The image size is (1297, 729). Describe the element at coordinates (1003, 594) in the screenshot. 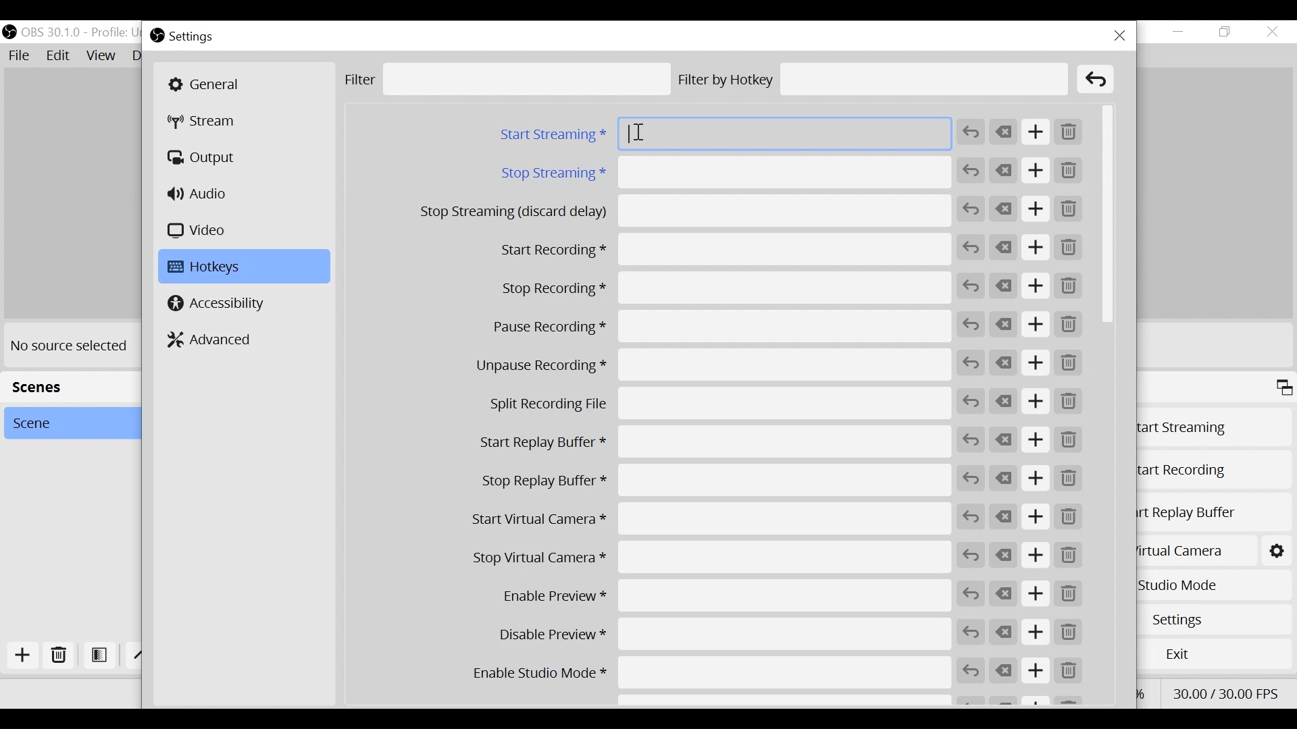

I see `Clear` at that location.